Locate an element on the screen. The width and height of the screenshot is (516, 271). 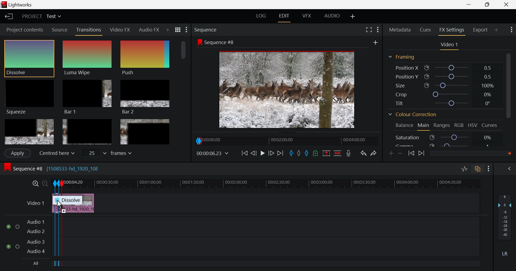
Segment In & Out Marks Made is located at coordinates (56, 223).